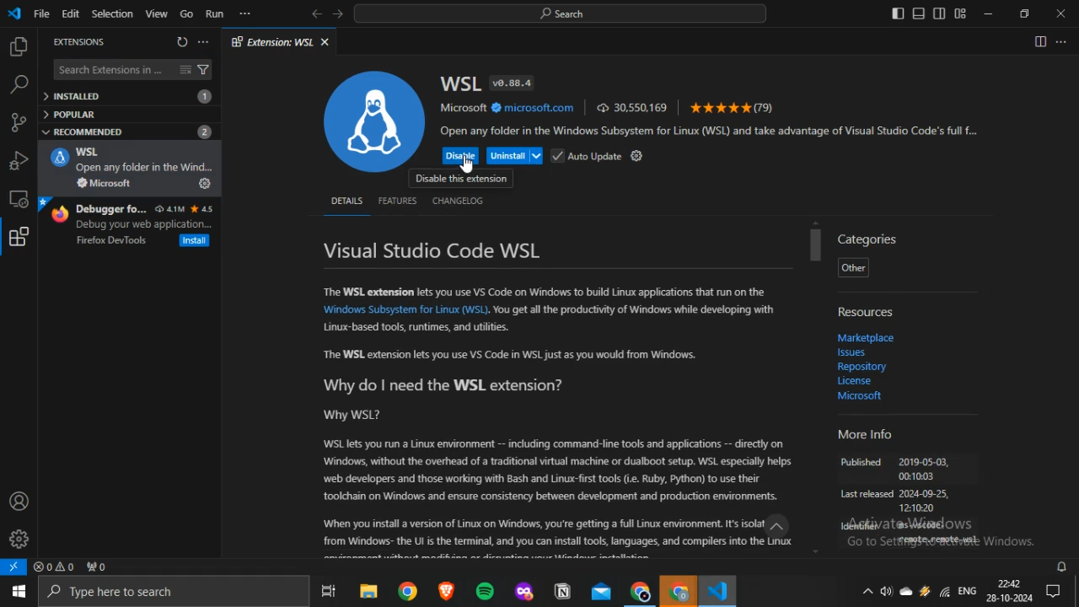 The width and height of the screenshot is (1079, 607). I want to click on start, so click(18, 592).